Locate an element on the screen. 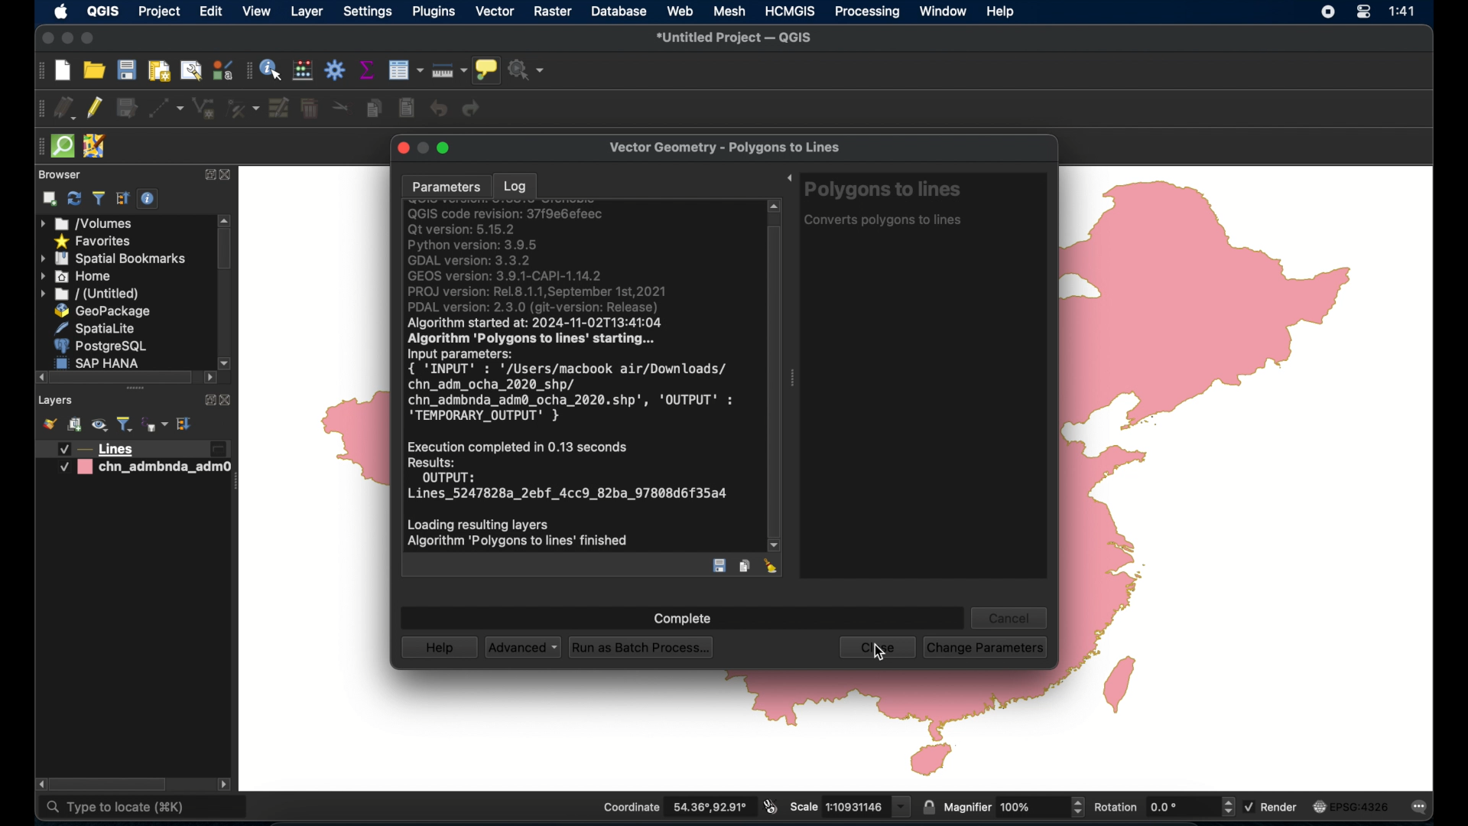  drag handle is located at coordinates (37, 145).